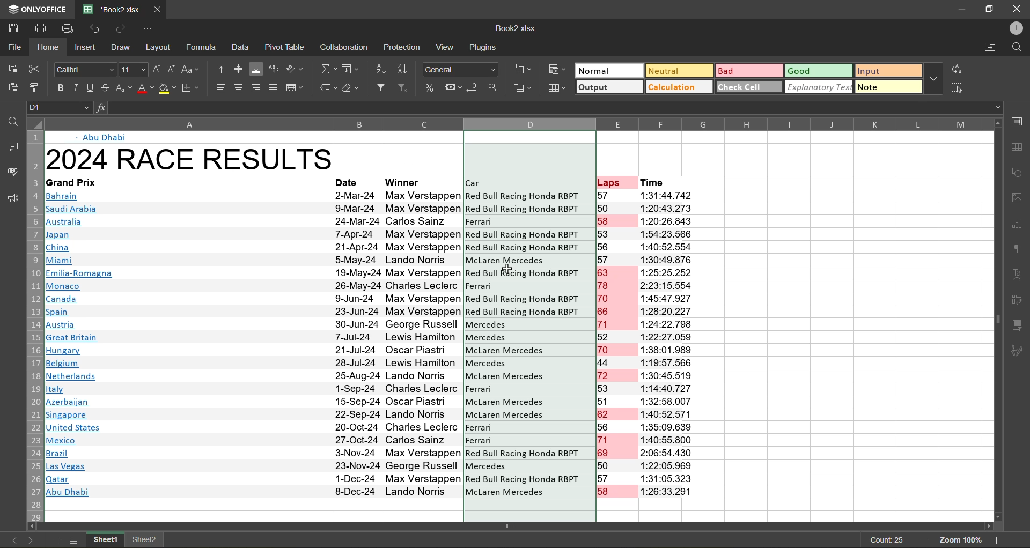  I want to click on format cleared, so click(528, 144).